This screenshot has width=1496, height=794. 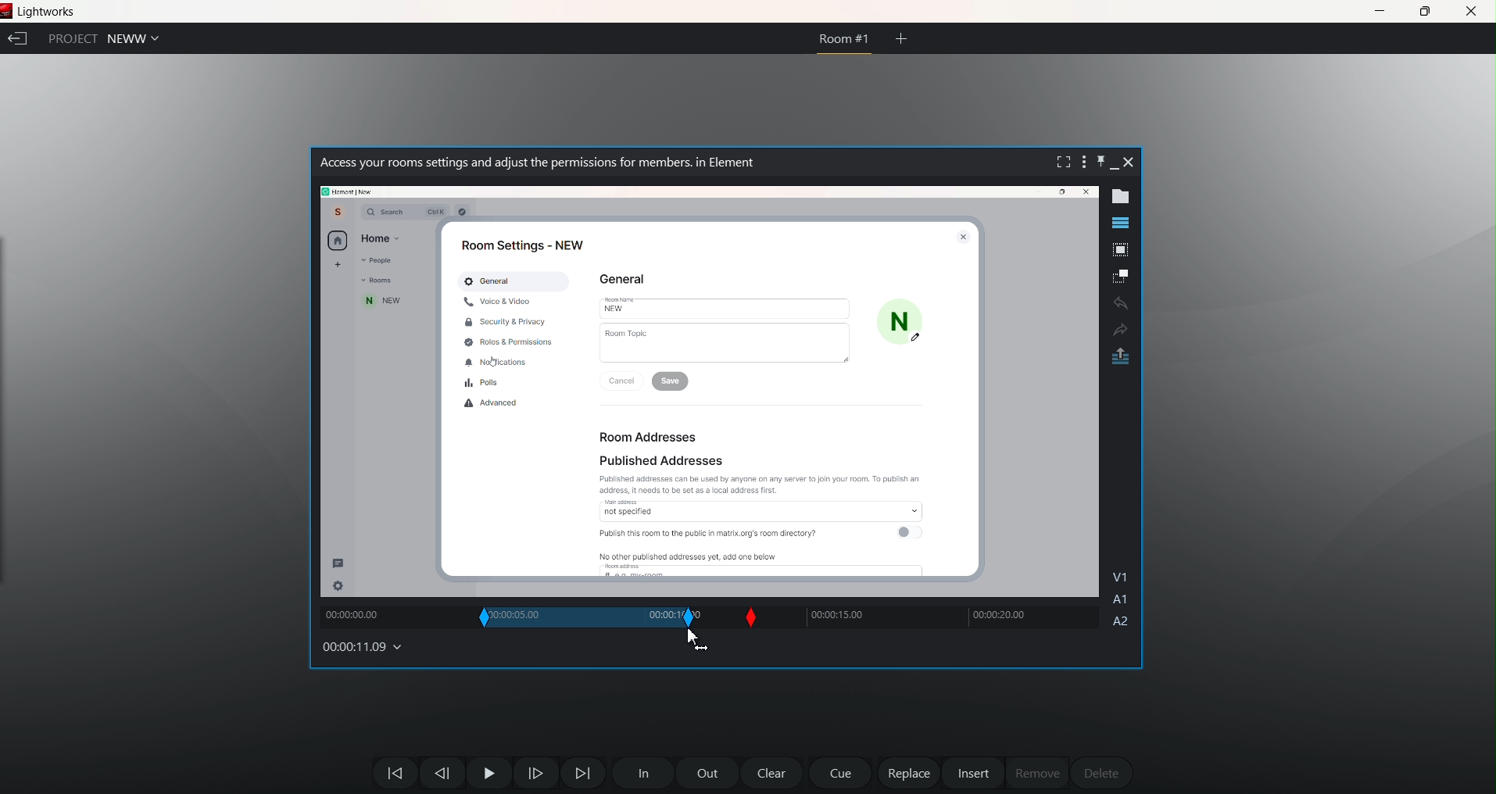 What do you see at coordinates (1121, 600) in the screenshot?
I see `A1` at bounding box center [1121, 600].